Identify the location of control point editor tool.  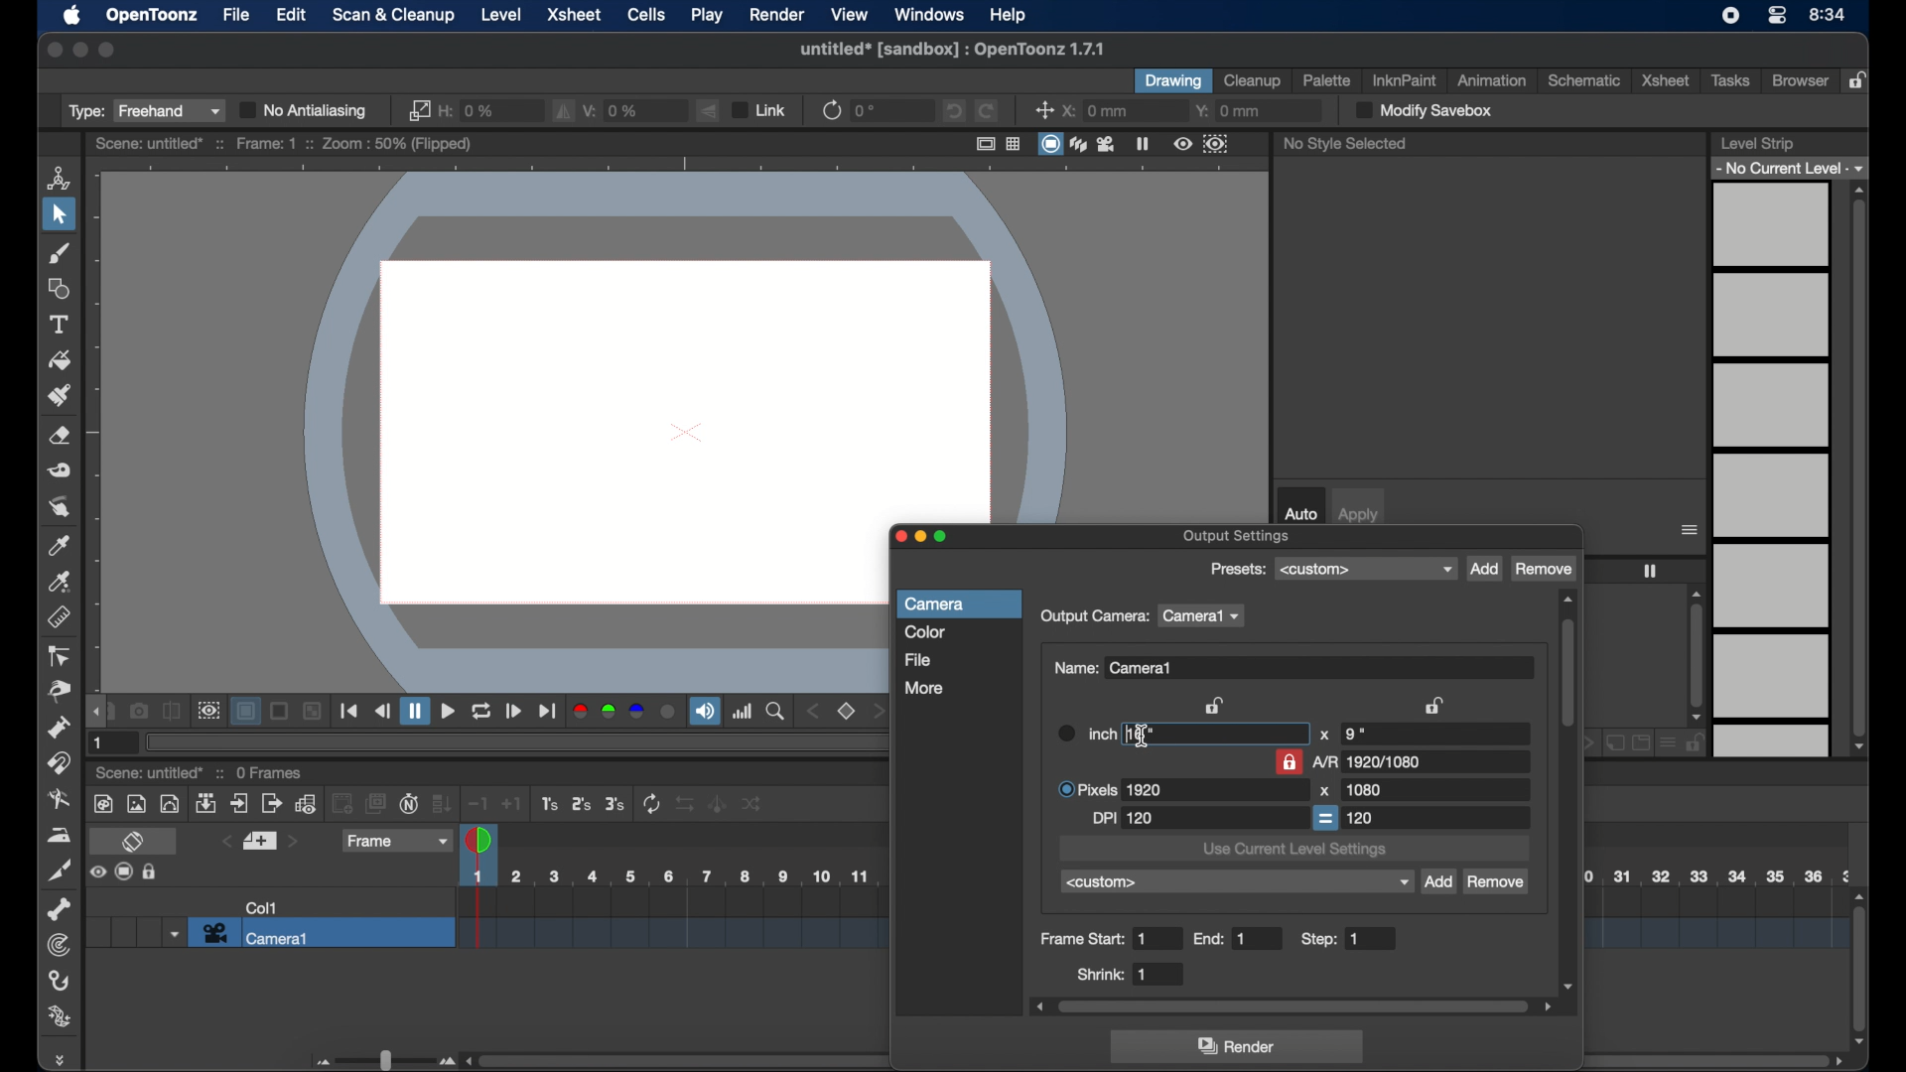
(61, 657).